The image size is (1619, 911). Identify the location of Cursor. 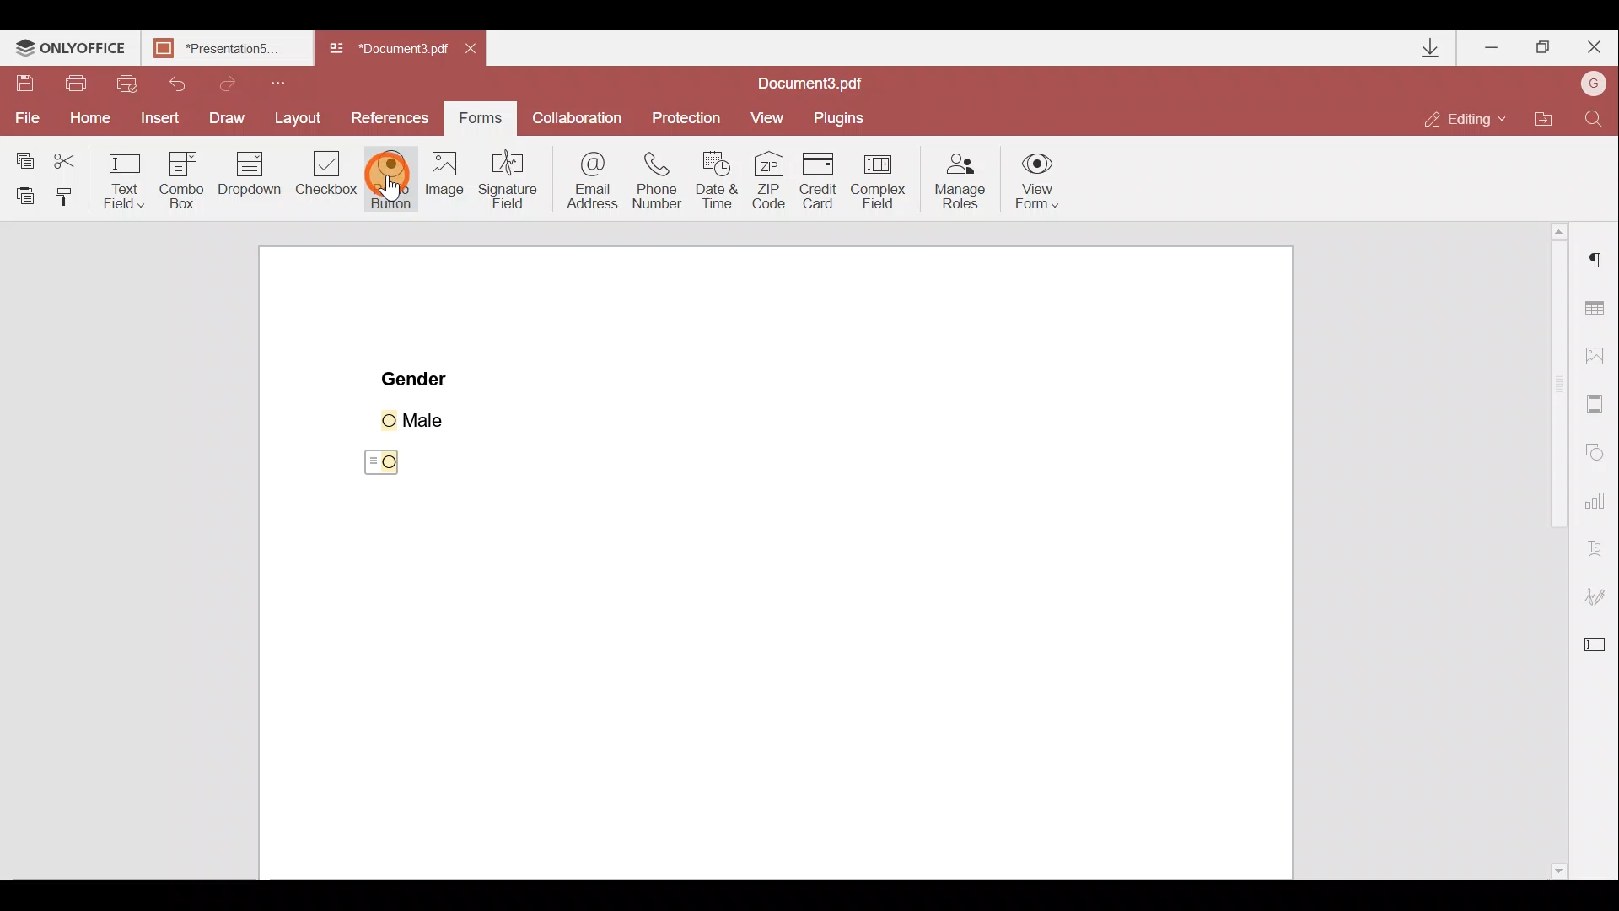
(403, 183).